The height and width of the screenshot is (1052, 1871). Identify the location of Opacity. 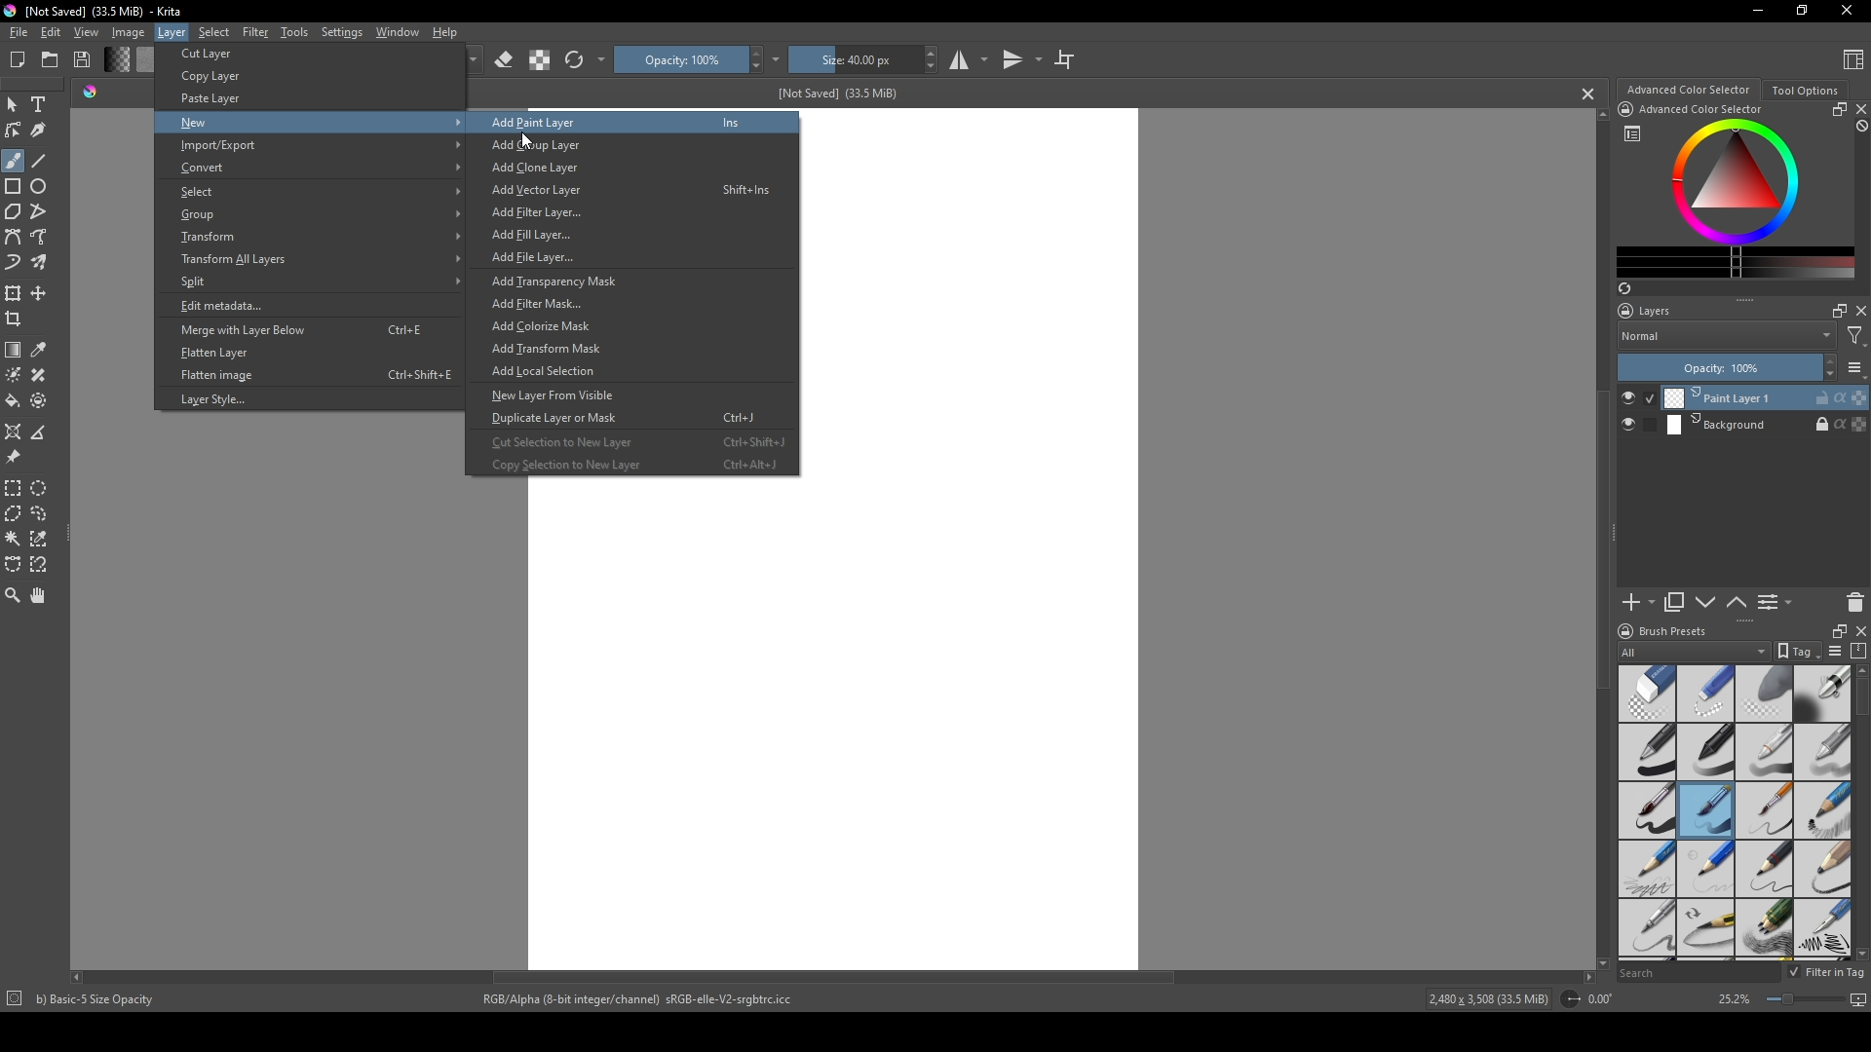
(679, 59).